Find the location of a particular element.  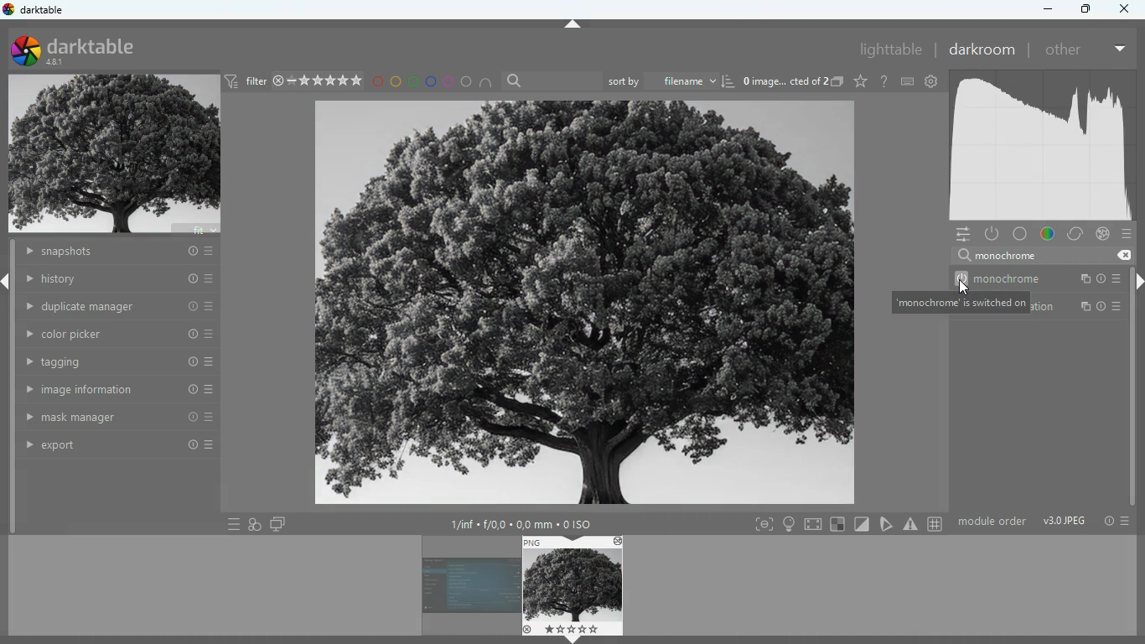

search is located at coordinates (999, 254).